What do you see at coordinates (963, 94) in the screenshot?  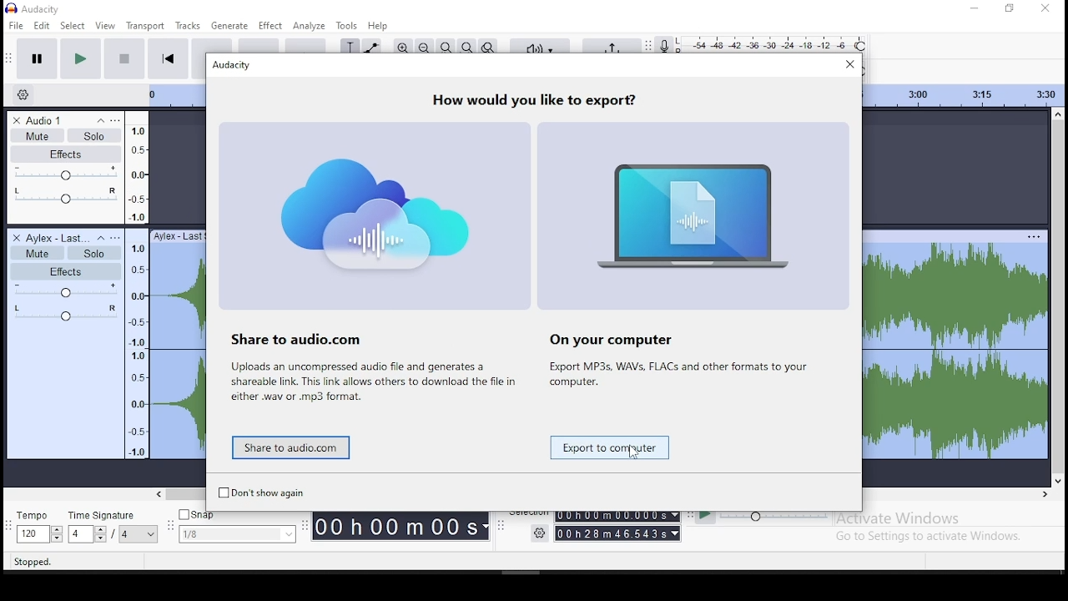 I see `timeline` at bounding box center [963, 94].